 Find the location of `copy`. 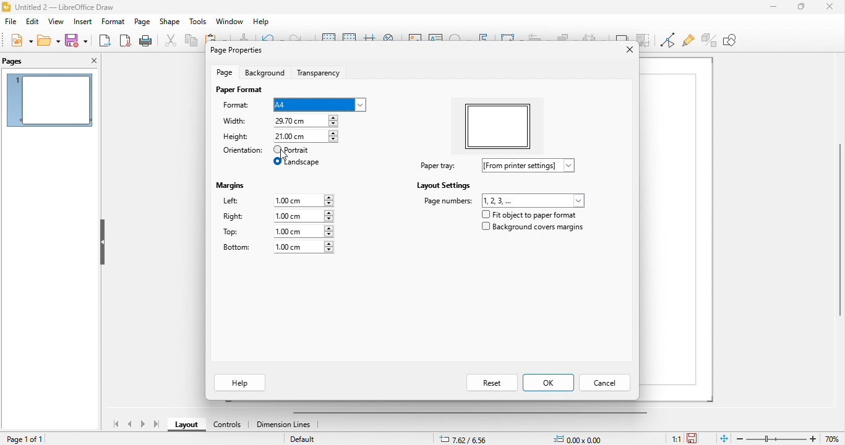

copy is located at coordinates (192, 41).